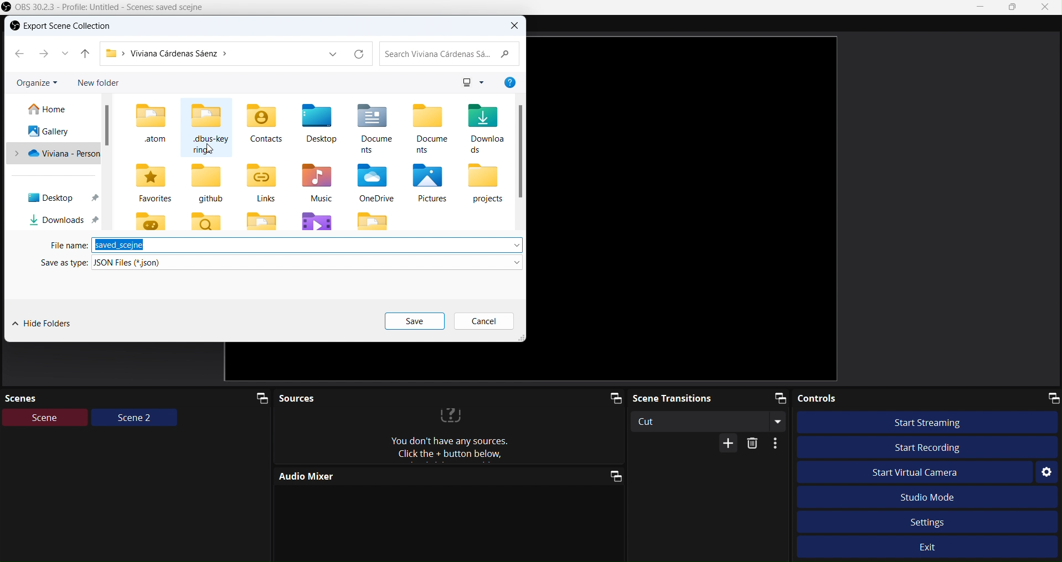 The width and height of the screenshot is (1062, 562). What do you see at coordinates (929, 421) in the screenshot?
I see `Start streaming` at bounding box center [929, 421].